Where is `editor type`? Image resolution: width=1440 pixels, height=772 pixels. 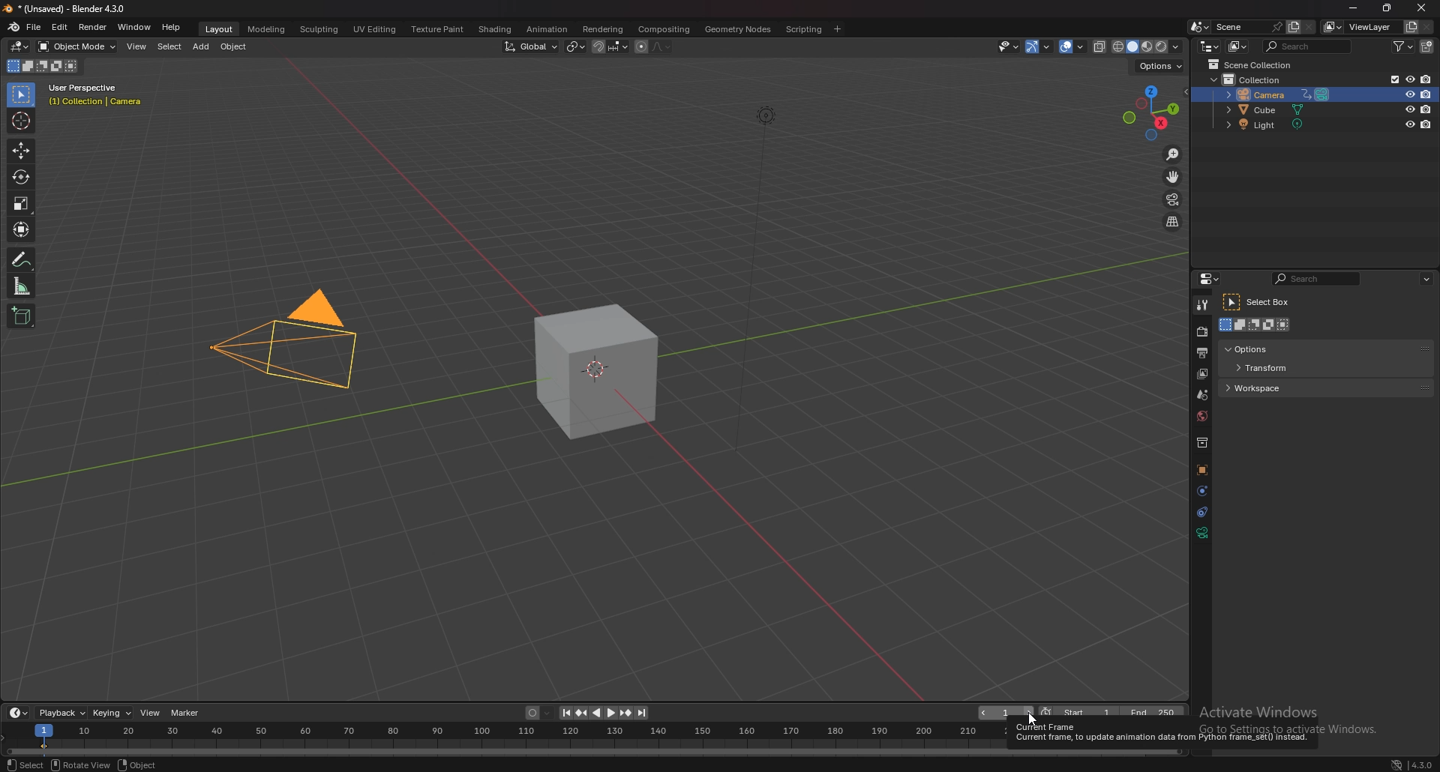
editor type is located at coordinates (19, 46).